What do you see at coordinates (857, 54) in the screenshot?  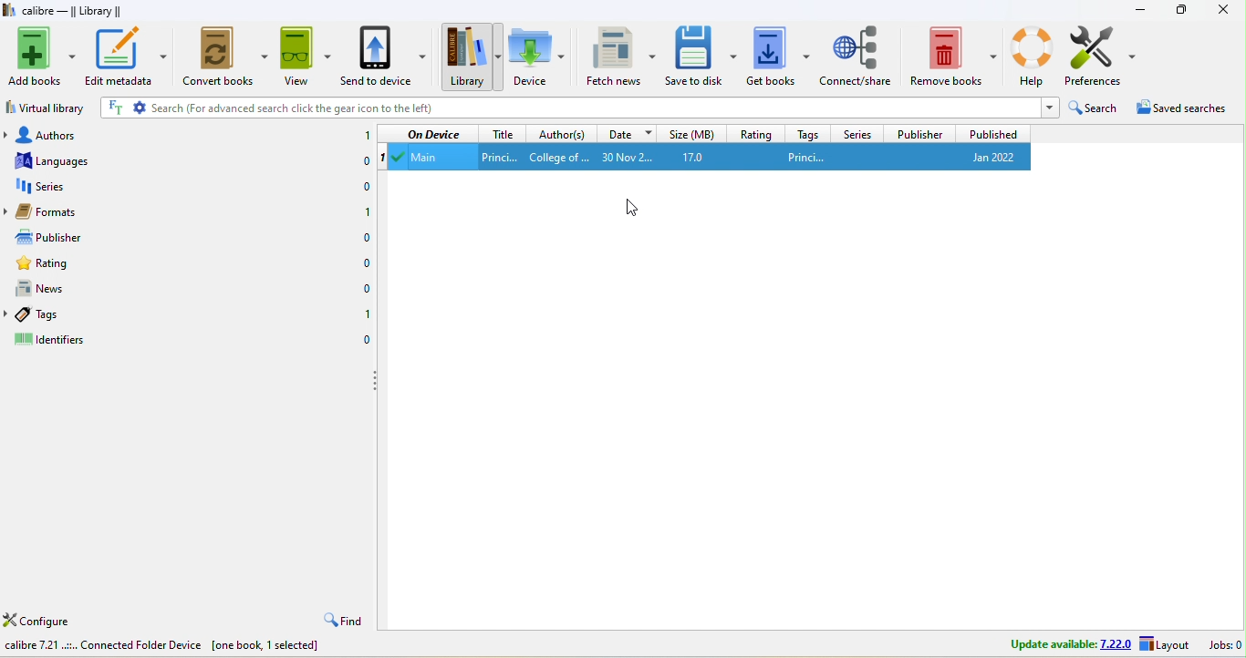 I see `connect/share` at bounding box center [857, 54].